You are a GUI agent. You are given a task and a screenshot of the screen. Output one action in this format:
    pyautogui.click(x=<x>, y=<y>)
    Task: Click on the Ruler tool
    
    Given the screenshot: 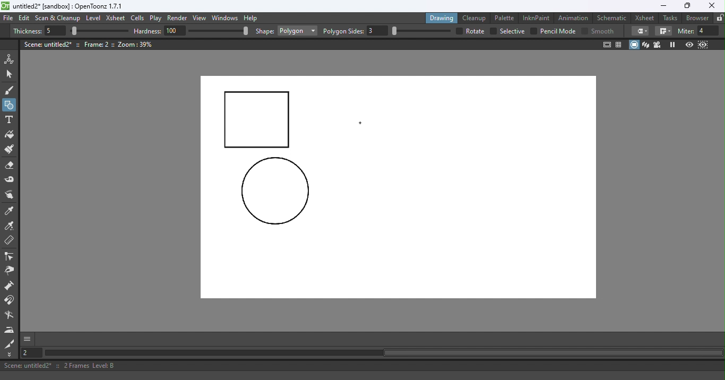 What is the action you would take?
    pyautogui.click(x=10, y=241)
    